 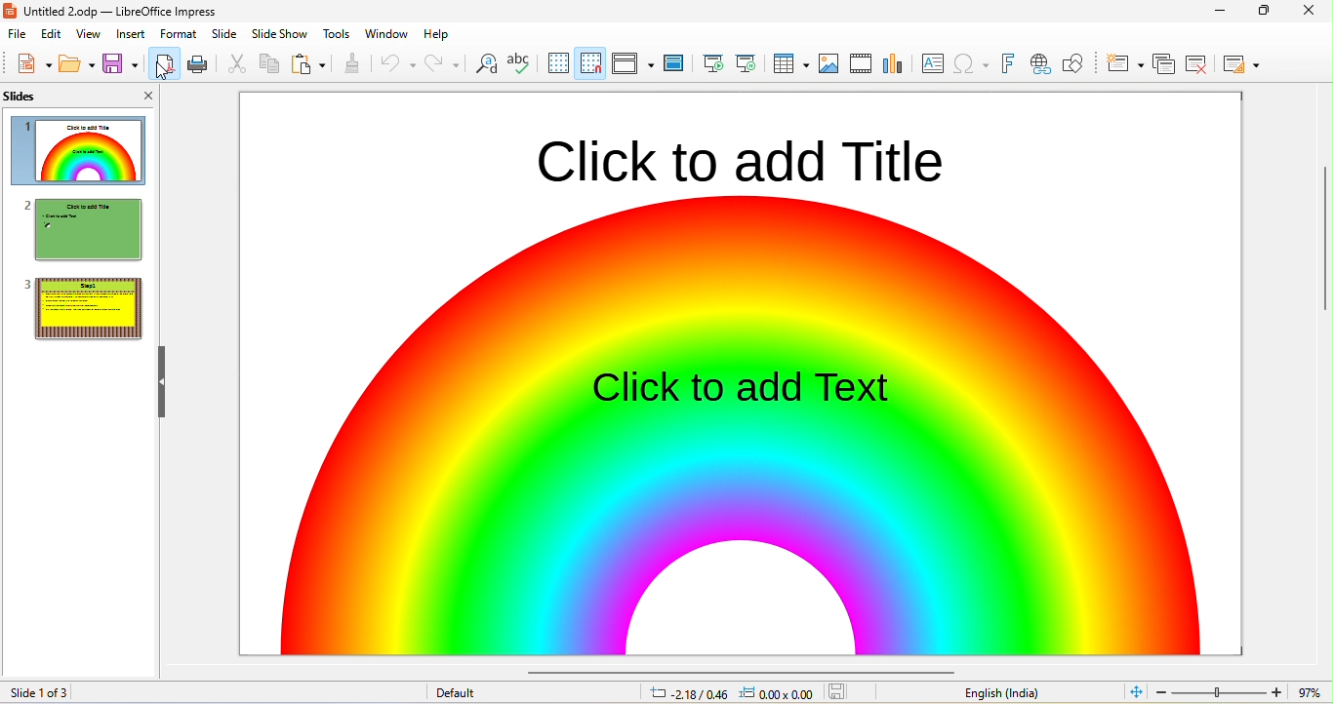 What do you see at coordinates (1074, 64) in the screenshot?
I see `show draw functions` at bounding box center [1074, 64].